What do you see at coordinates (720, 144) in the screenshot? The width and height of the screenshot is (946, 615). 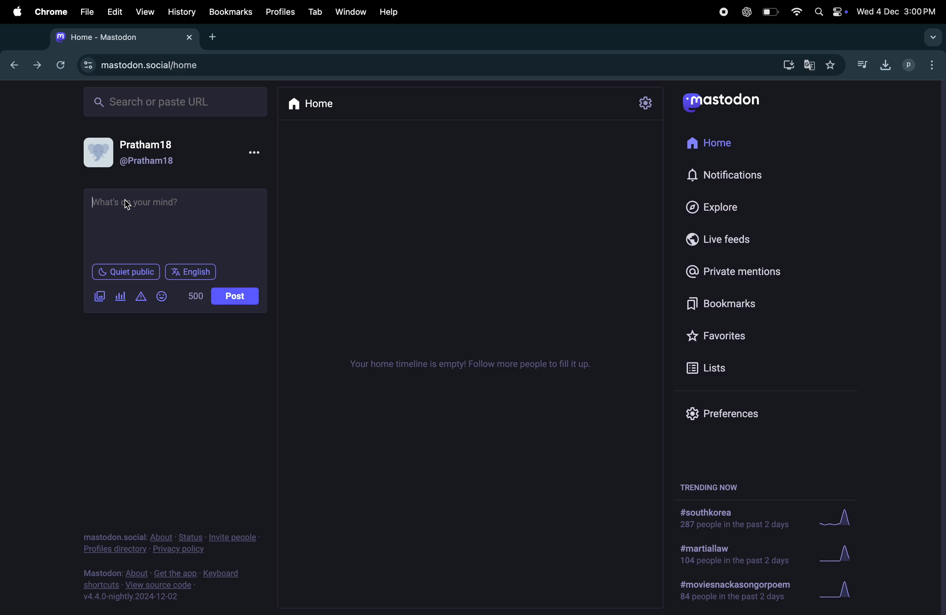 I see `Home` at bounding box center [720, 144].